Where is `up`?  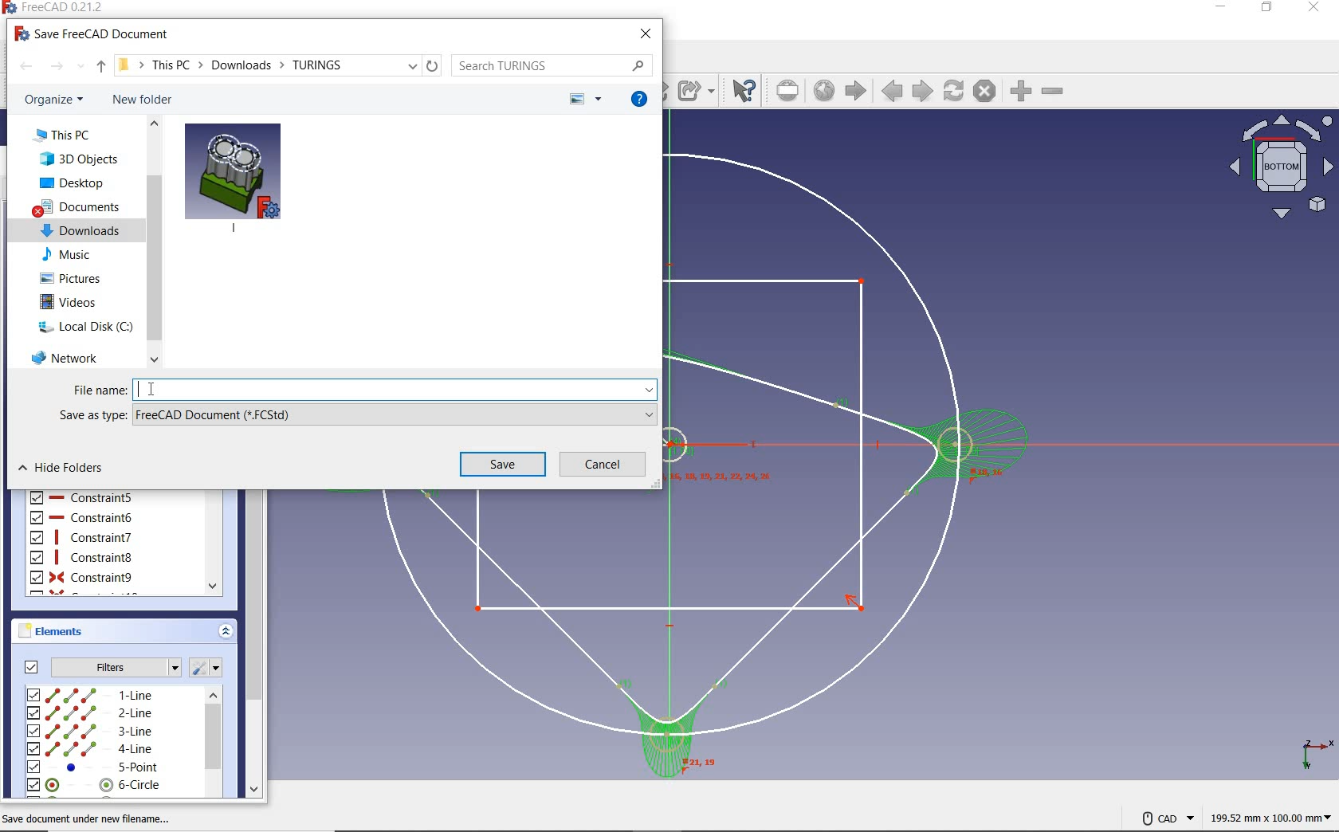
up is located at coordinates (100, 67).